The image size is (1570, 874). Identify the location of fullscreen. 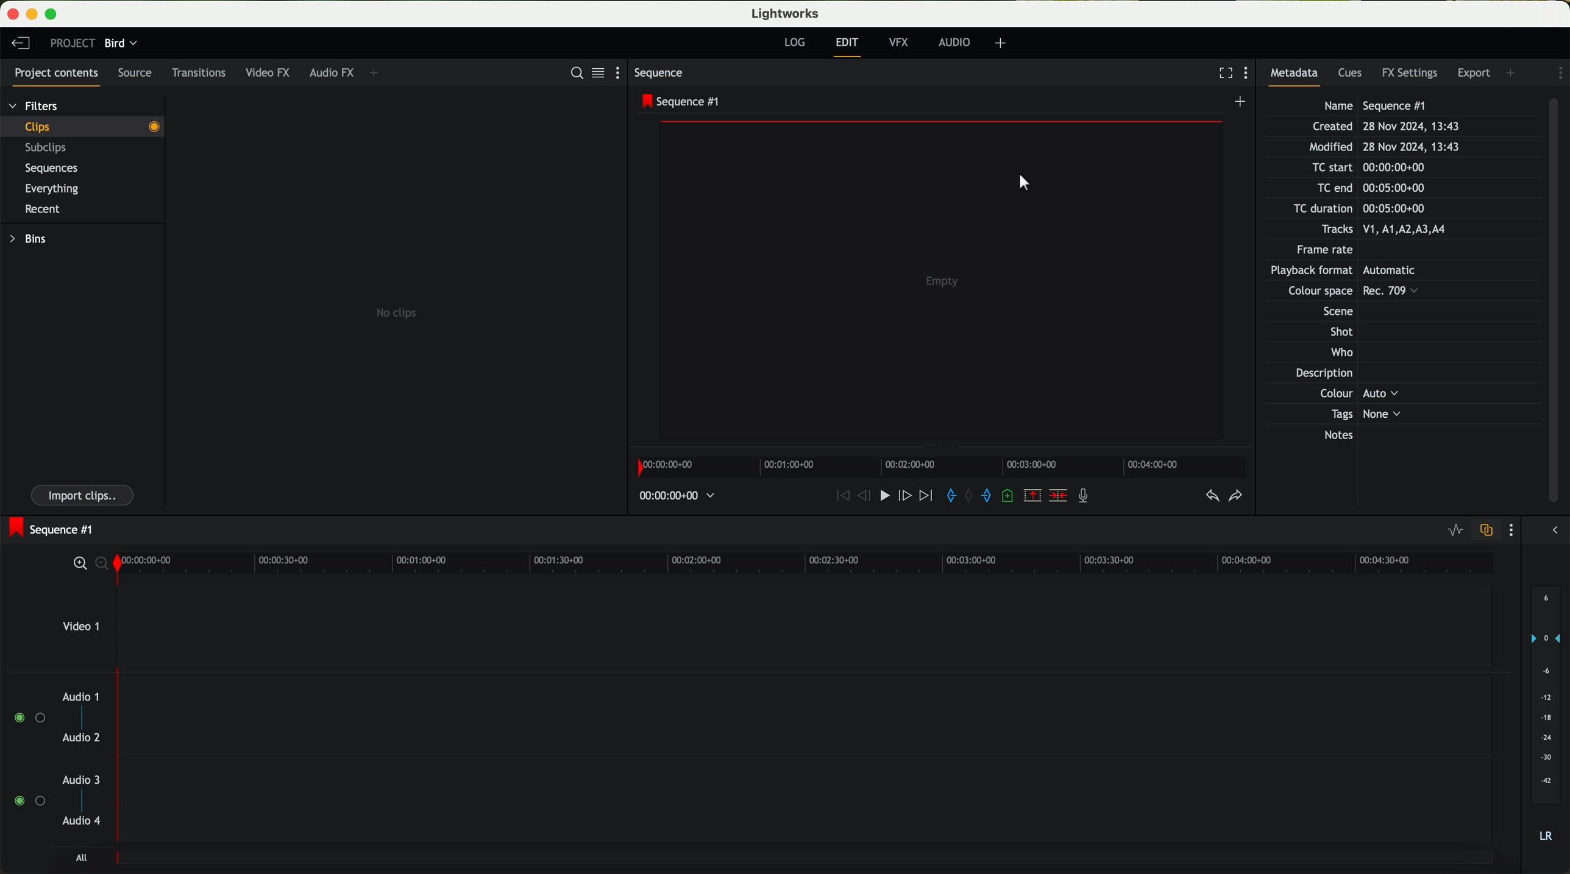
(1225, 72).